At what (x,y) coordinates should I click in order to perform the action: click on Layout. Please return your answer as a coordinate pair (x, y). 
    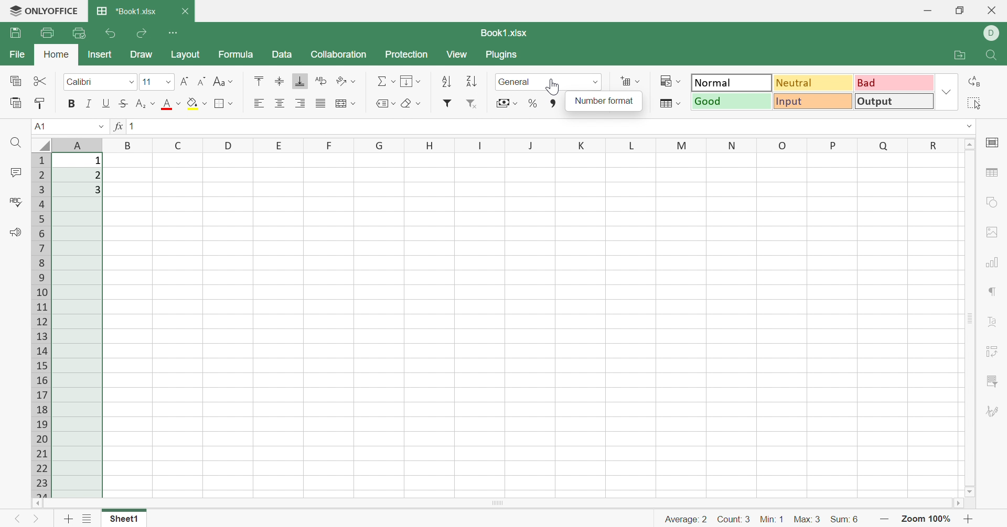
    Looking at the image, I should click on (186, 55).